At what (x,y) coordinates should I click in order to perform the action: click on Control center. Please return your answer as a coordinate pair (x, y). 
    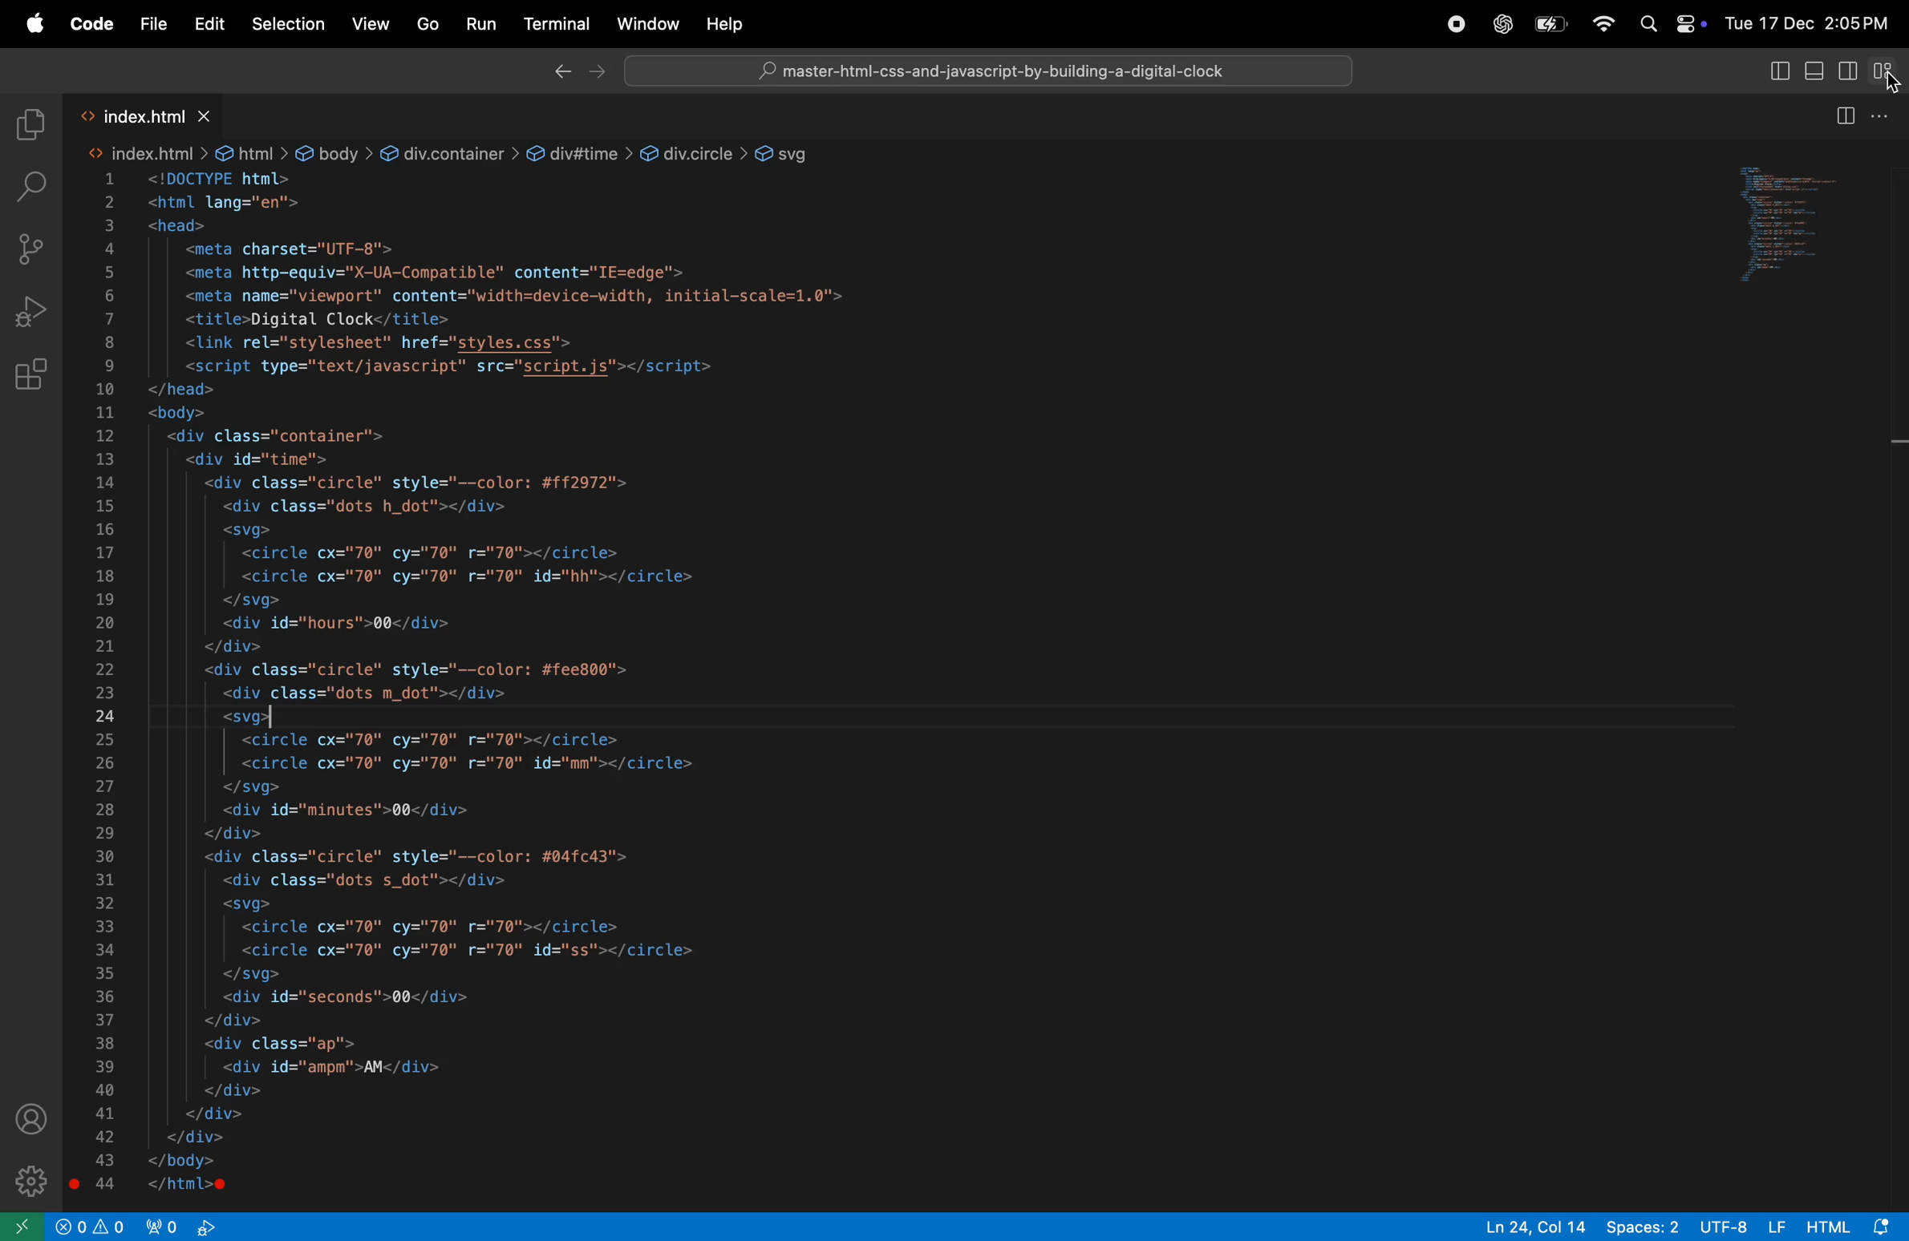
    Looking at the image, I should click on (1688, 23).